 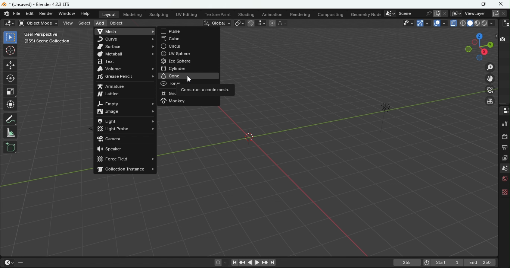 What do you see at coordinates (246, 13) in the screenshot?
I see `Shading` at bounding box center [246, 13].